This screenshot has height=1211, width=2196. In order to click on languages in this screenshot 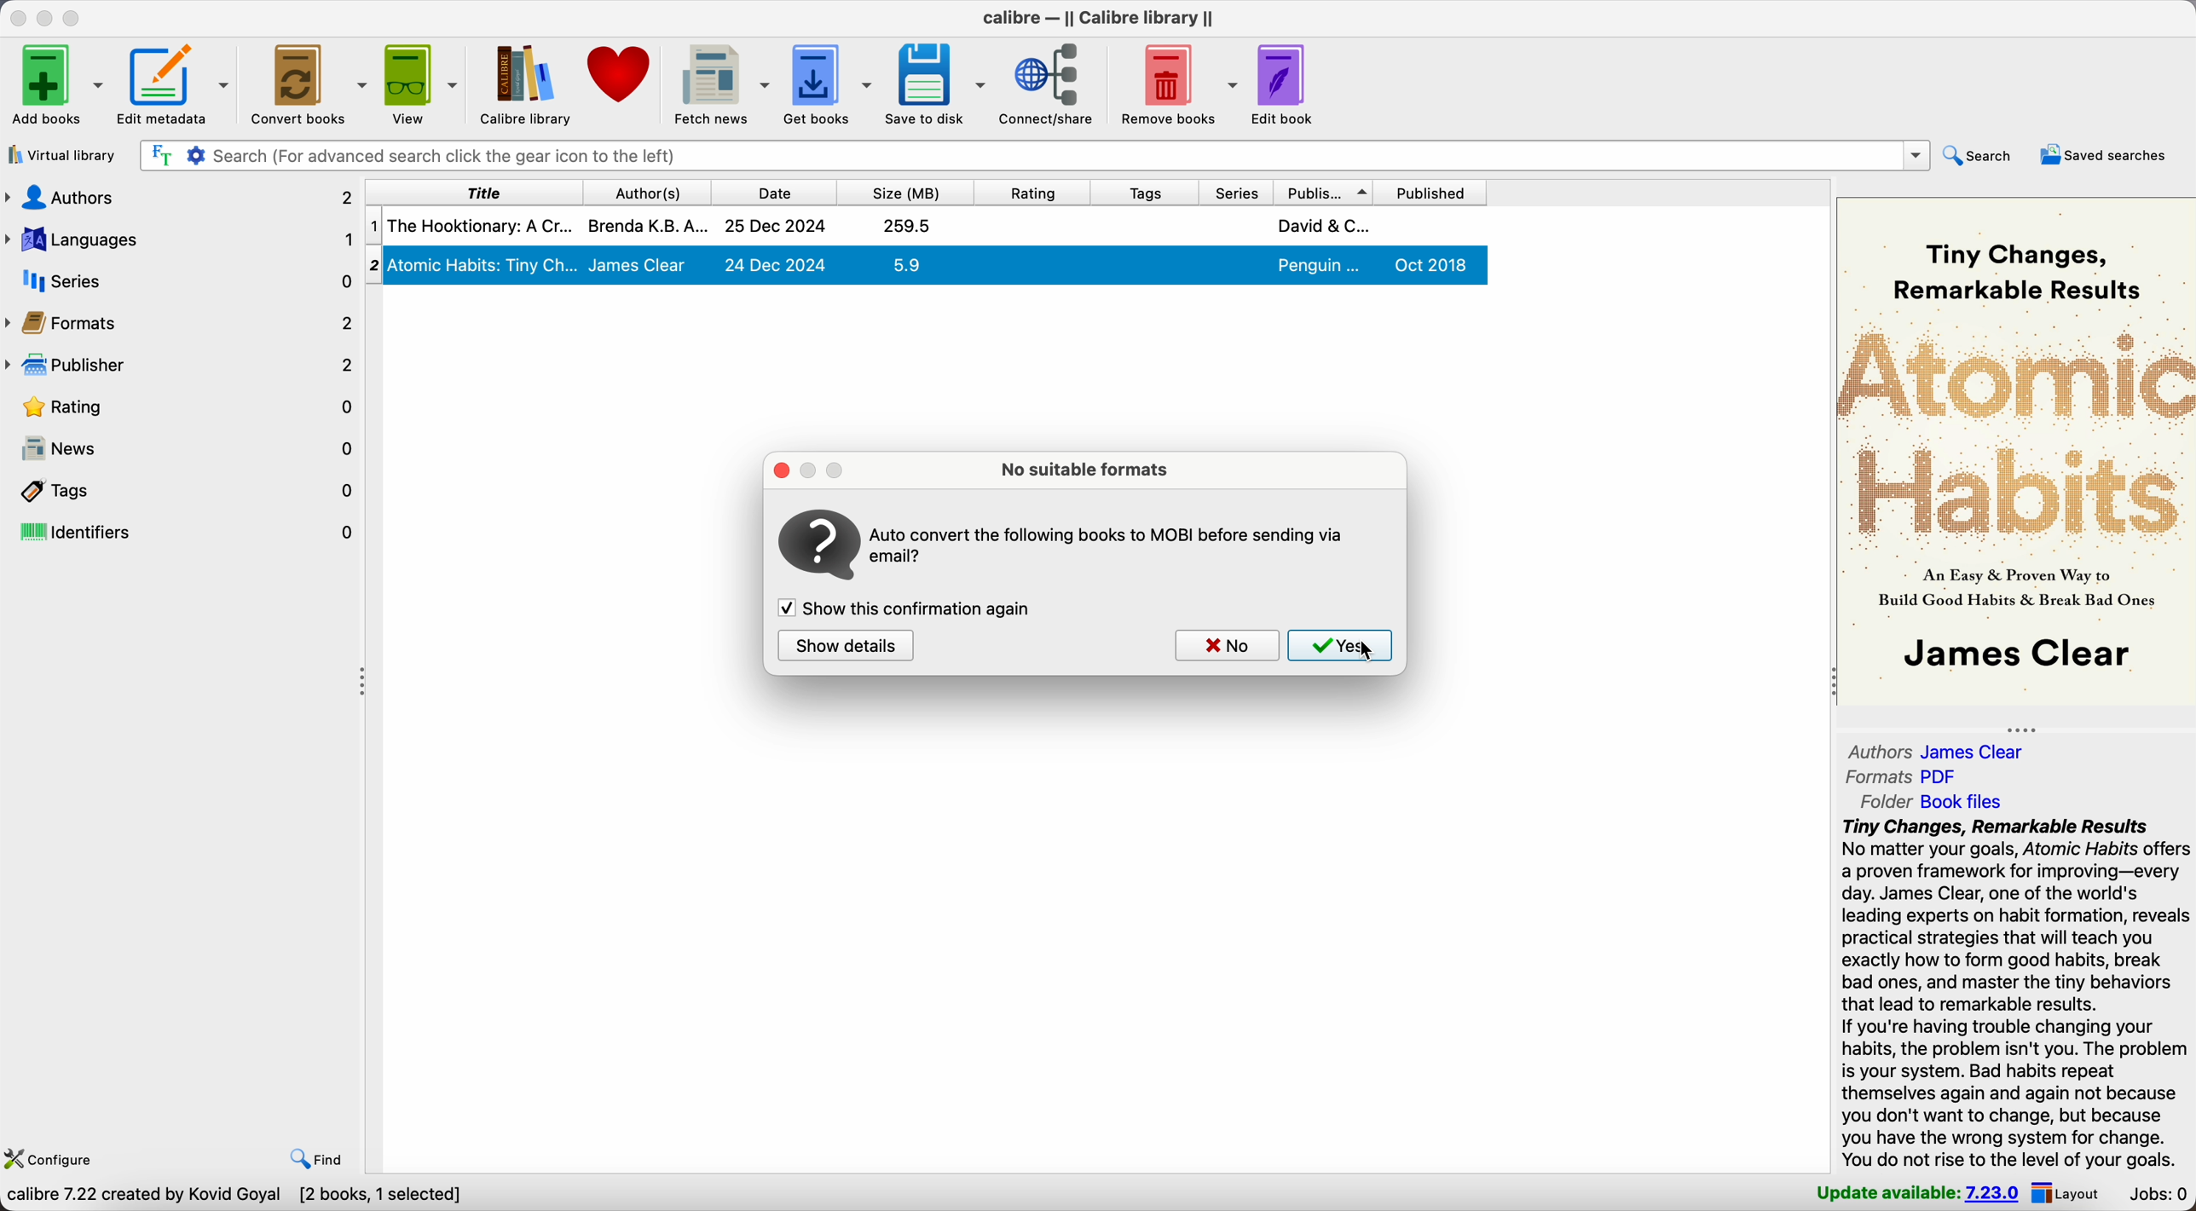, I will do `click(180, 241)`.